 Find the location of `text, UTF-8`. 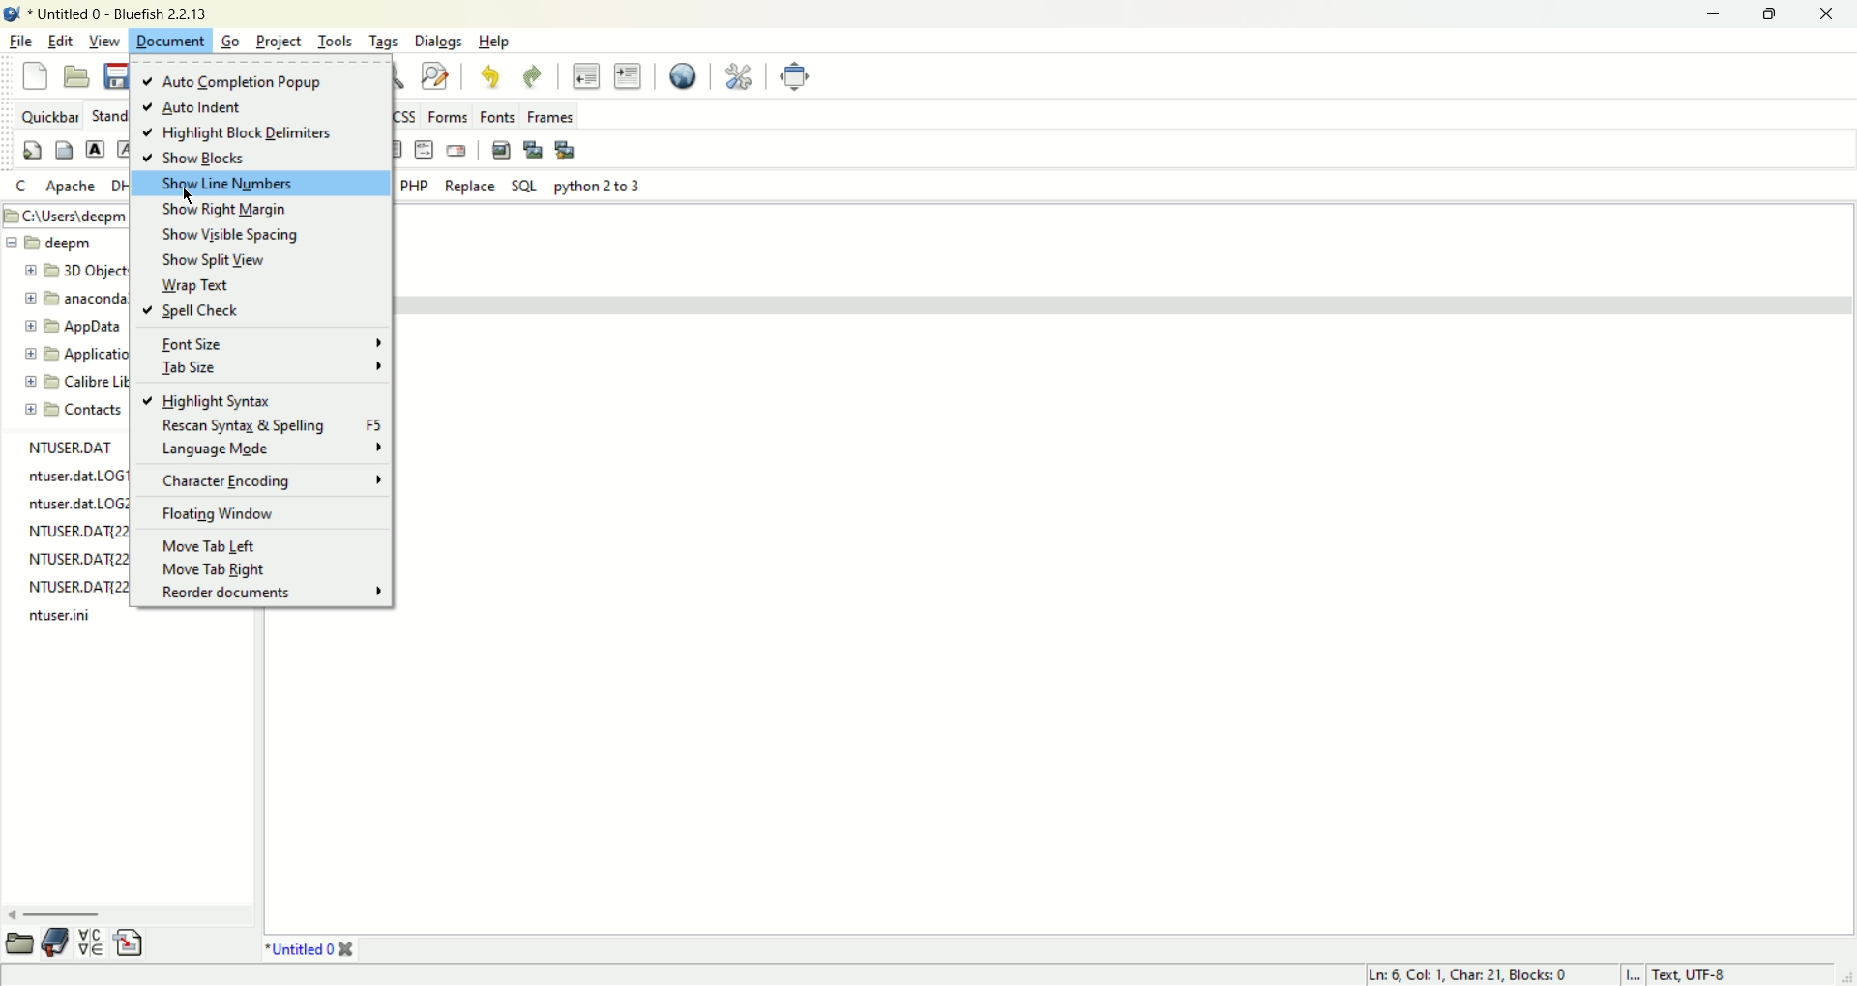

text, UTF-8 is located at coordinates (1701, 973).